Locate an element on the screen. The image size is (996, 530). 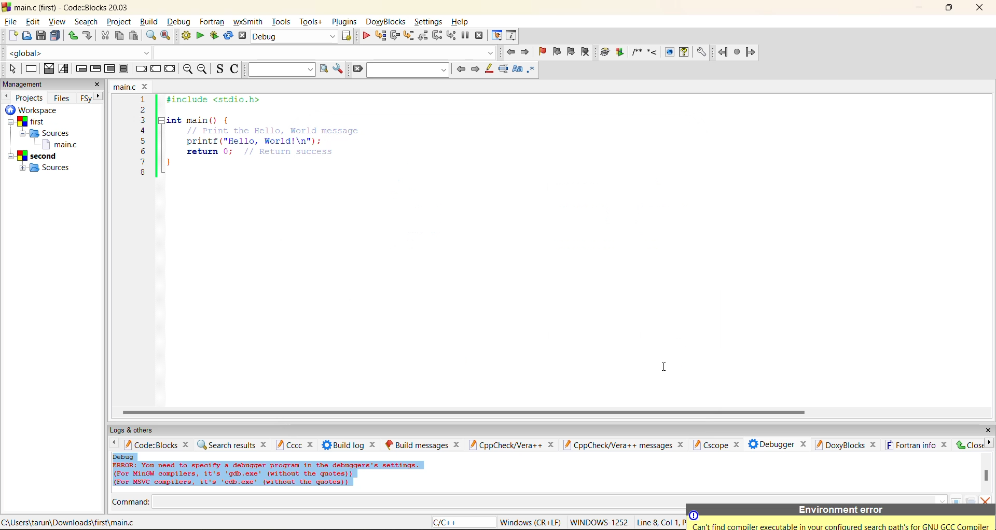
tools+ is located at coordinates (311, 22).